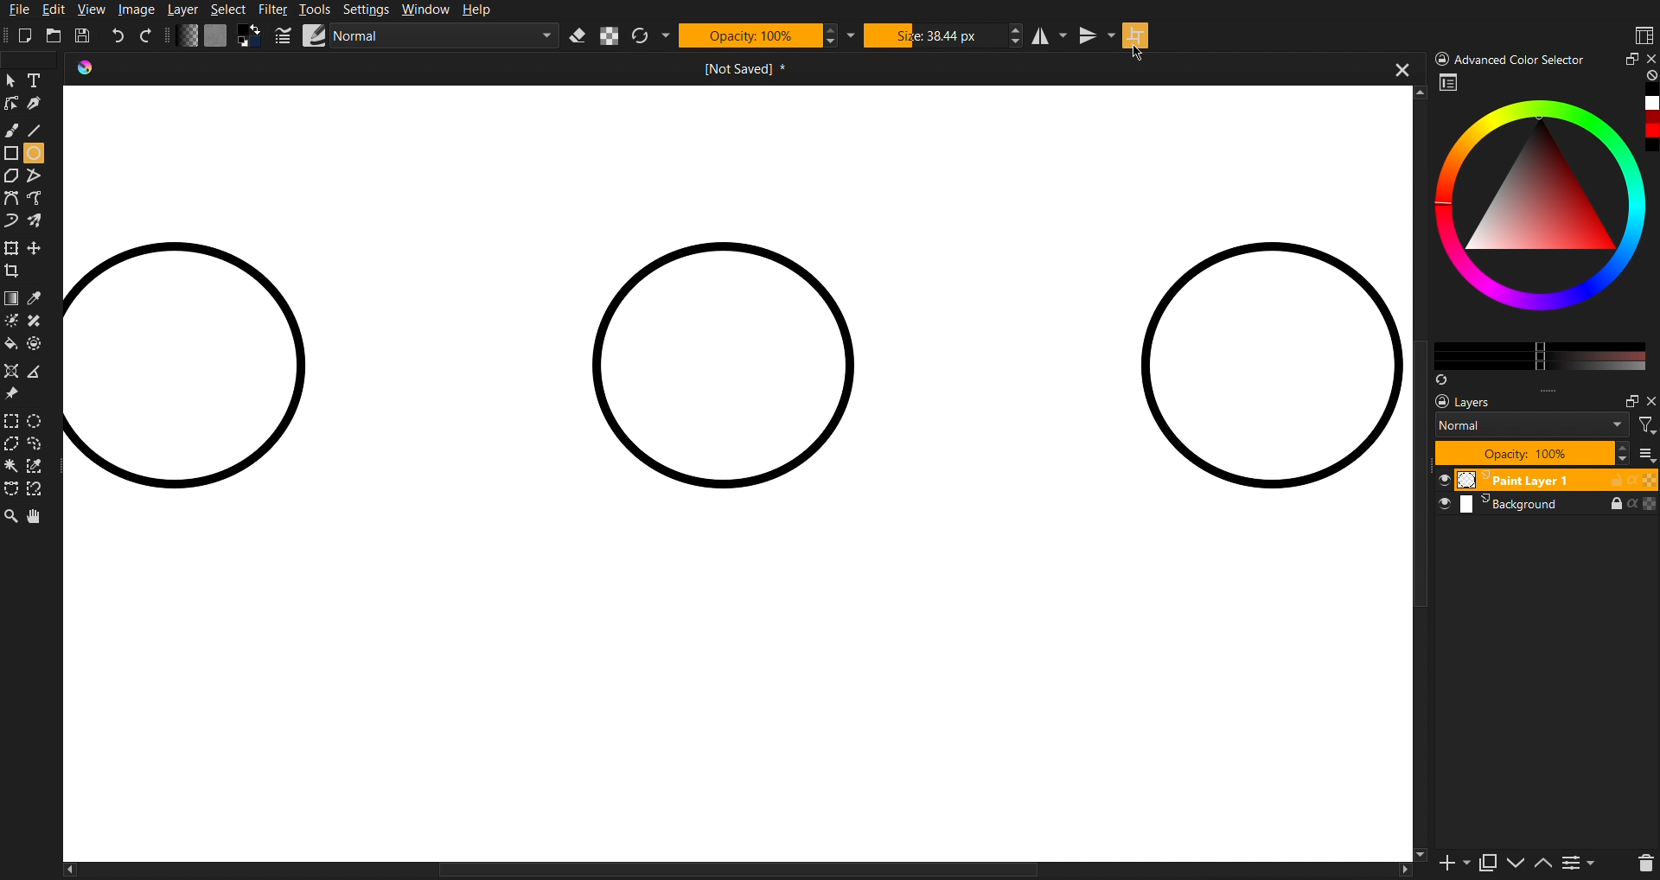 The width and height of the screenshot is (1660, 880). Describe the element at coordinates (41, 132) in the screenshot. I see `Line` at that location.